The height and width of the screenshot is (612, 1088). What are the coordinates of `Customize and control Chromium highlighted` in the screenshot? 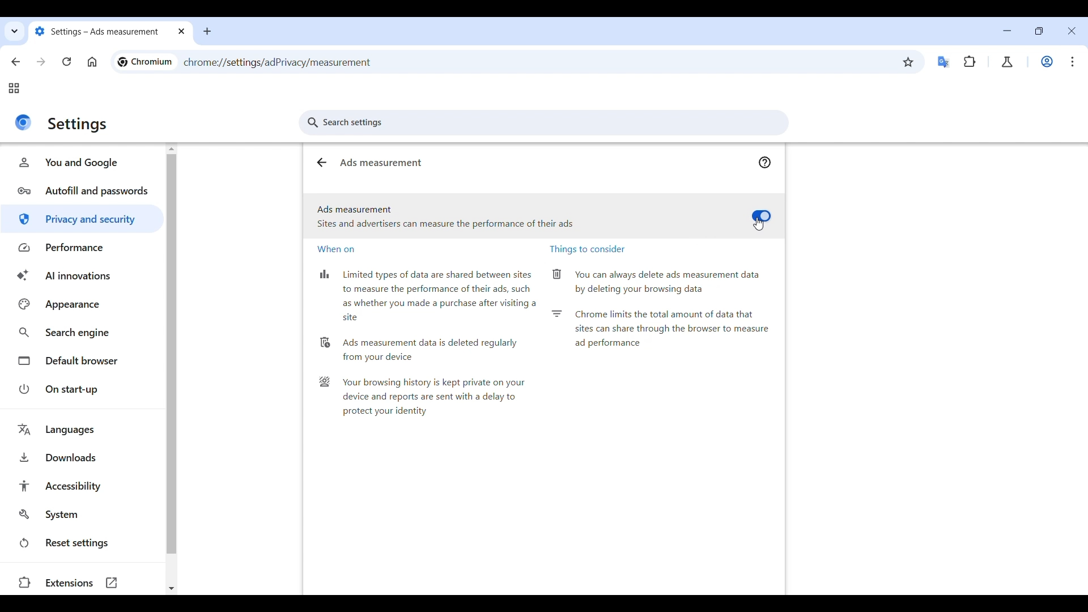 It's located at (1073, 62).